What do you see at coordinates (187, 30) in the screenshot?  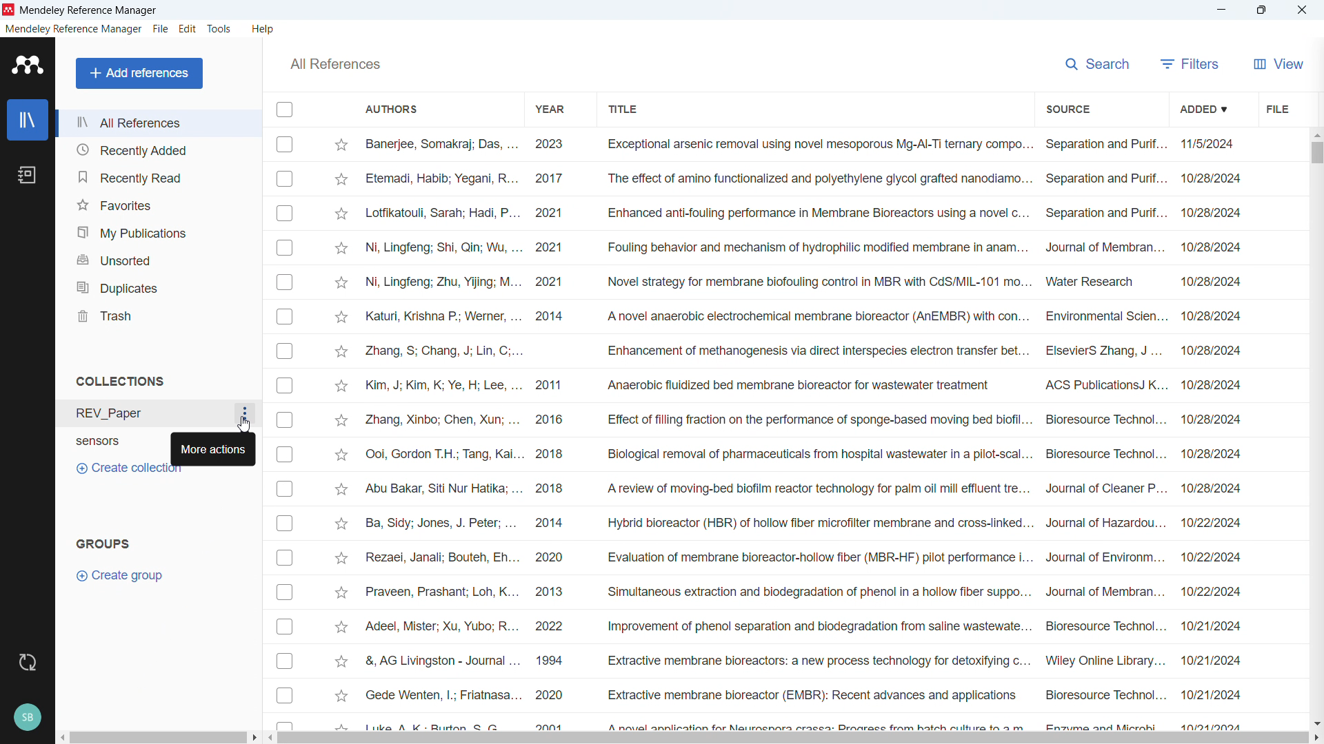 I see `edit` at bounding box center [187, 30].